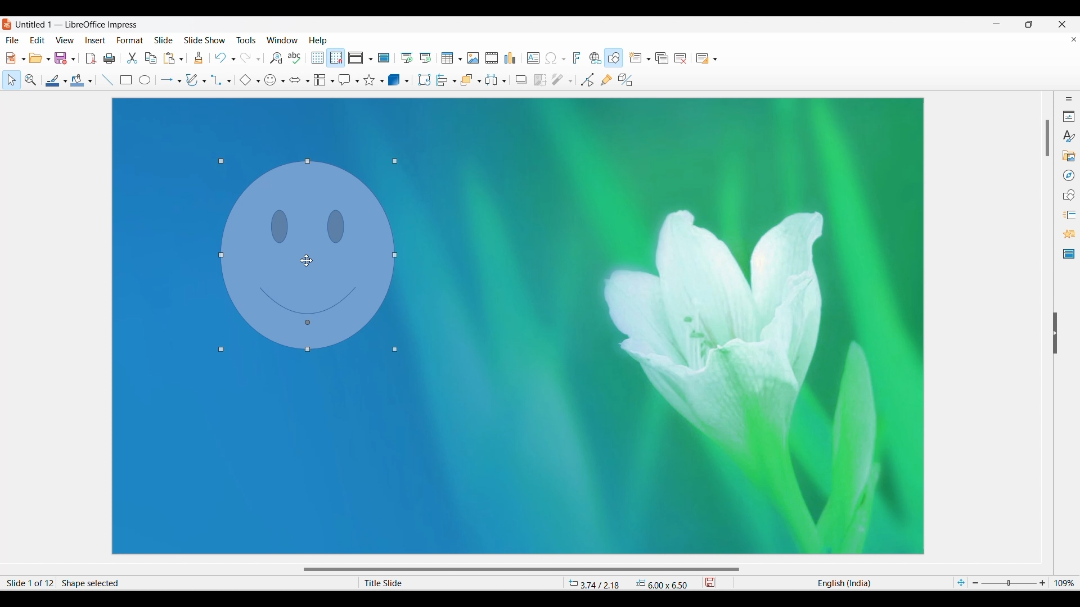 Image resolution: width=1080 pixels, height=607 pixels. Describe the element at coordinates (407, 81) in the screenshot. I see `3D shape options` at that location.